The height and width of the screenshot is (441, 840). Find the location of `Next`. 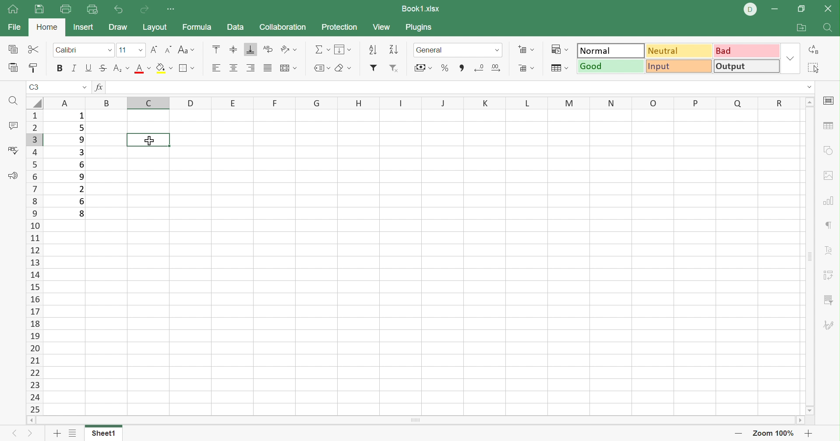

Next is located at coordinates (28, 435).